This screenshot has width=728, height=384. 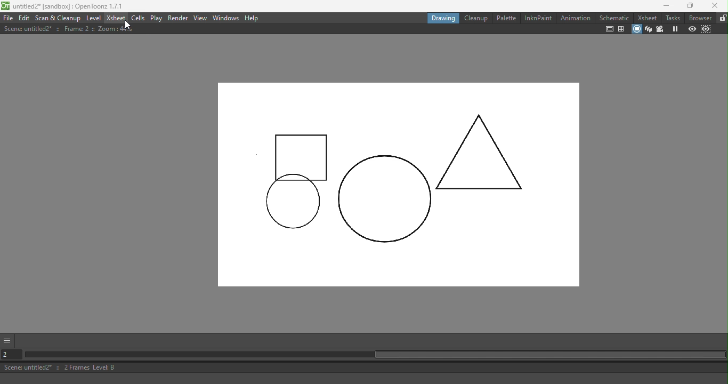 I want to click on Lock rooms tab, so click(x=722, y=18).